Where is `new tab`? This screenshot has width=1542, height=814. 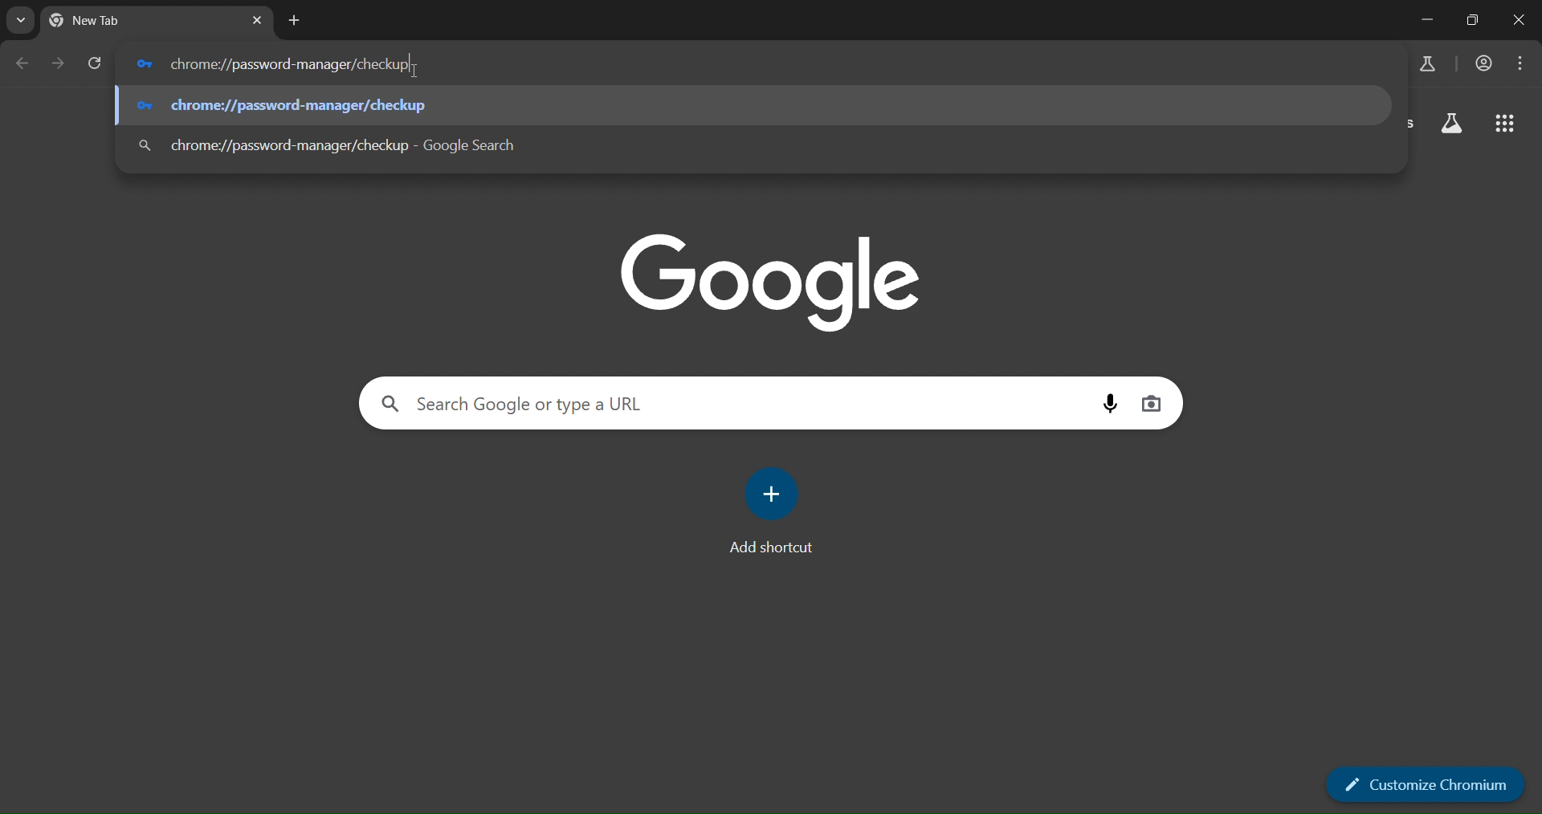
new tab is located at coordinates (296, 20).